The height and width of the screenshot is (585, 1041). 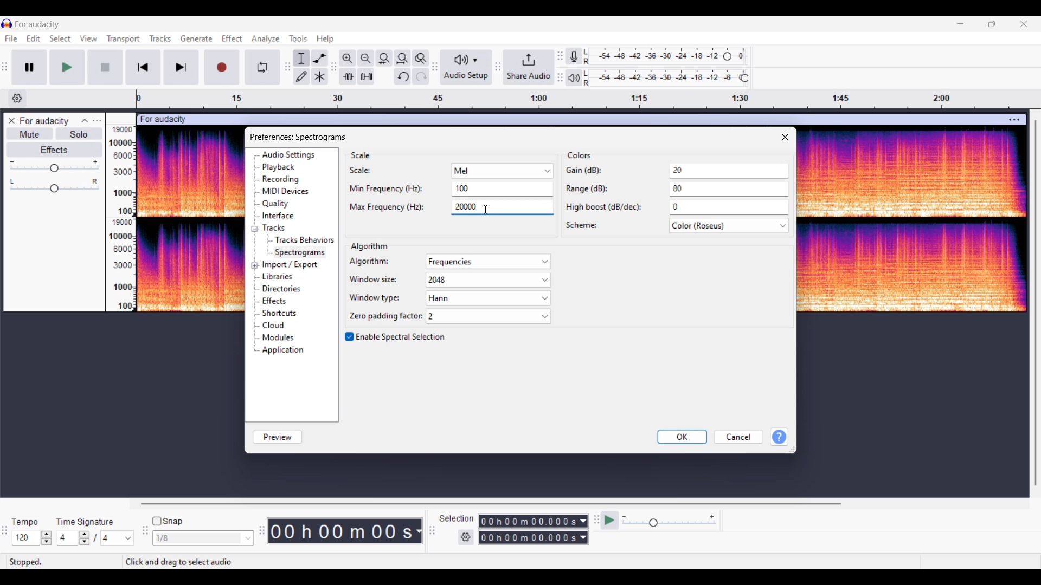 I want to click on click and drag to select audio, so click(x=178, y=562).